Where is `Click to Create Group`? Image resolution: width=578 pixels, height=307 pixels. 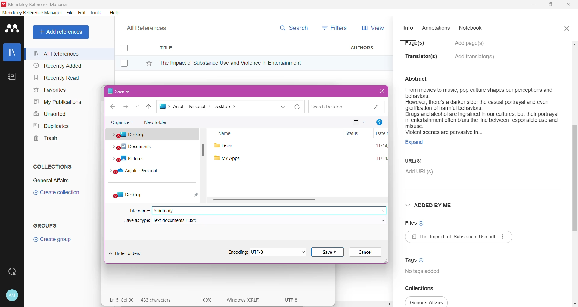
Click to Create Group is located at coordinates (54, 242).